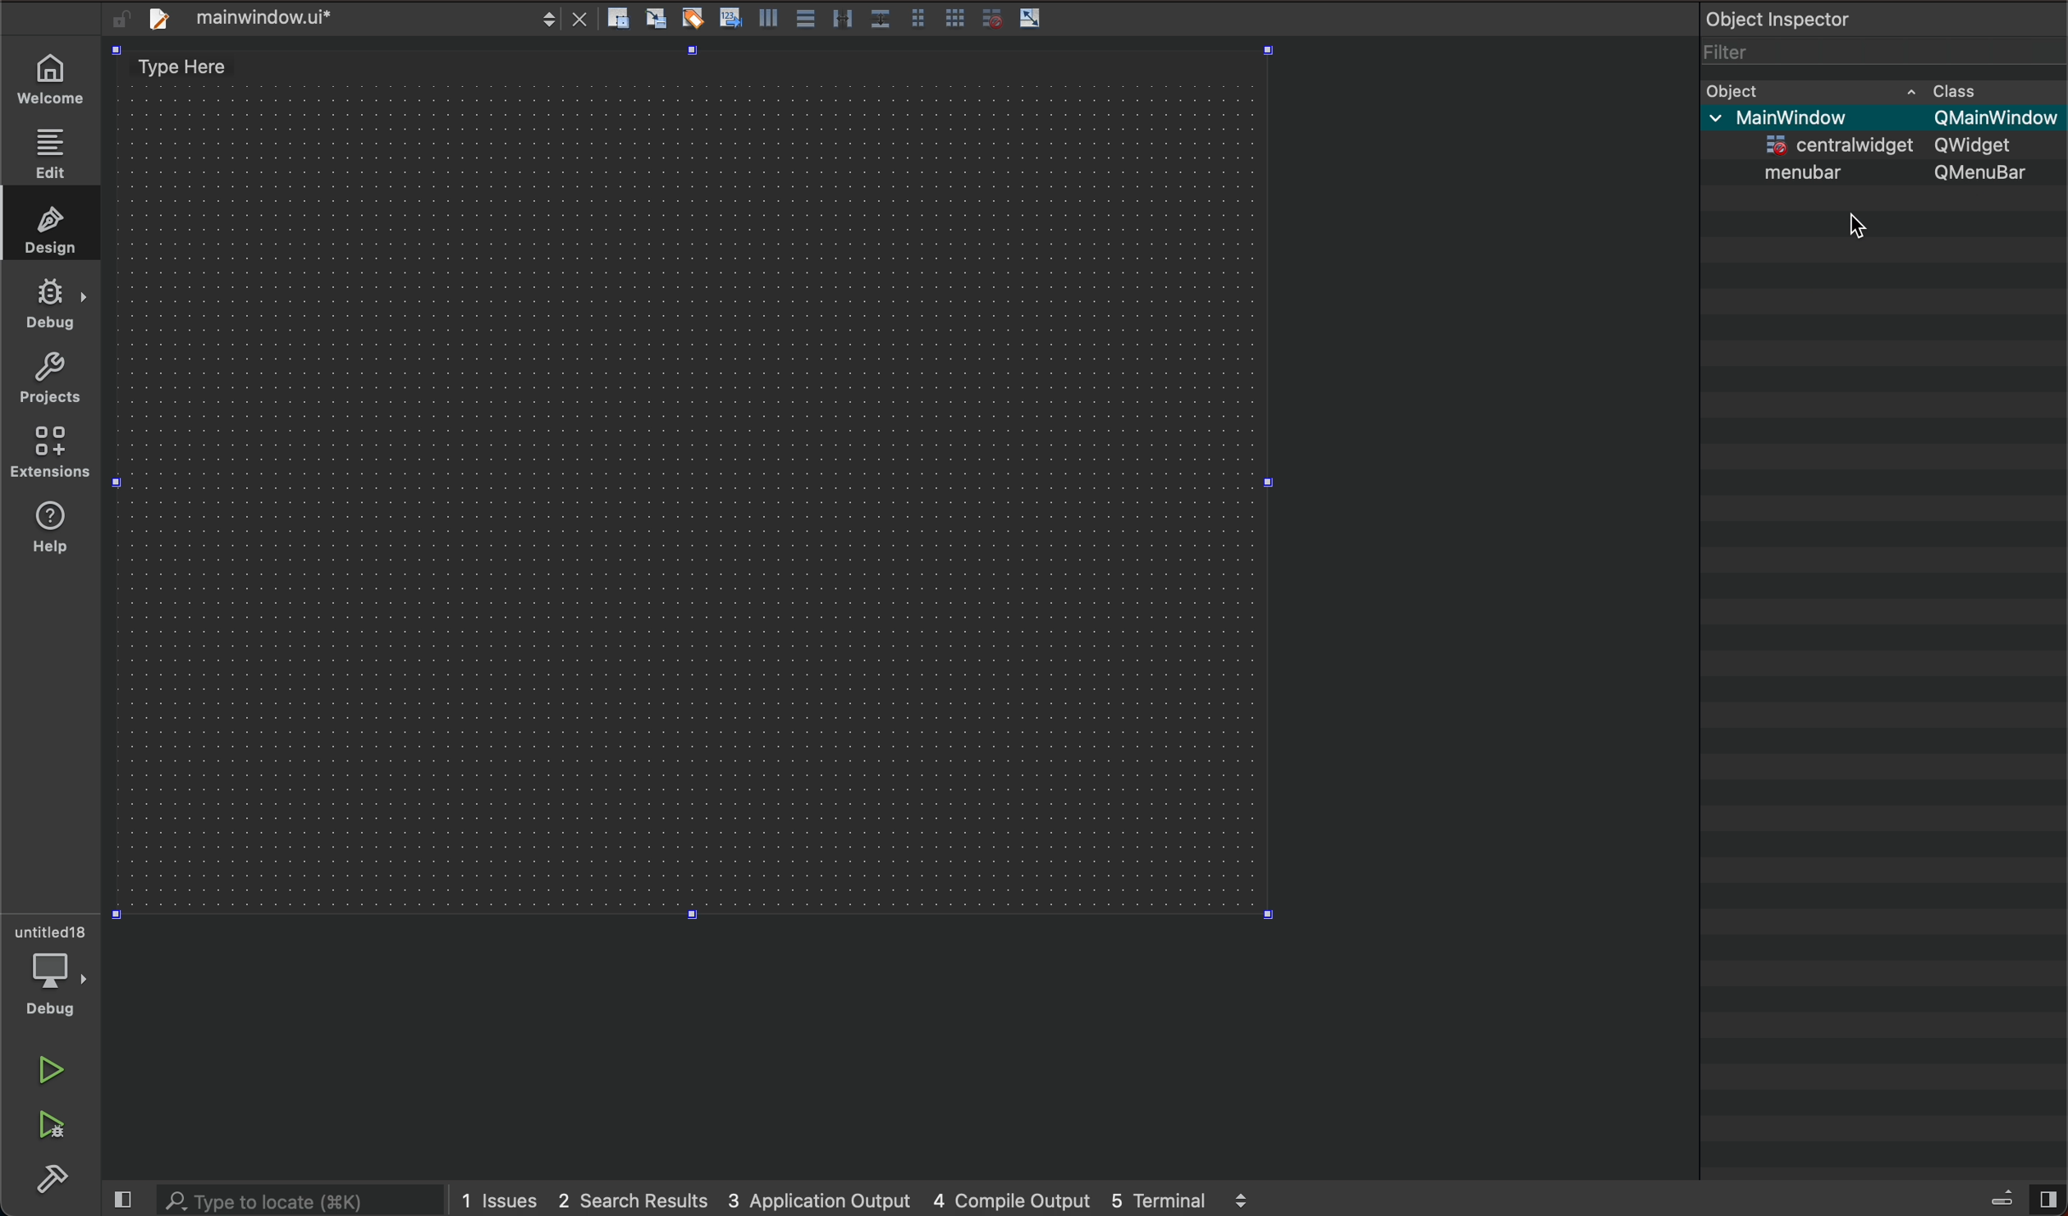 The image size is (2068, 1216). What do you see at coordinates (701, 508) in the screenshot?
I see `design area` at bounding box center [701, 508].